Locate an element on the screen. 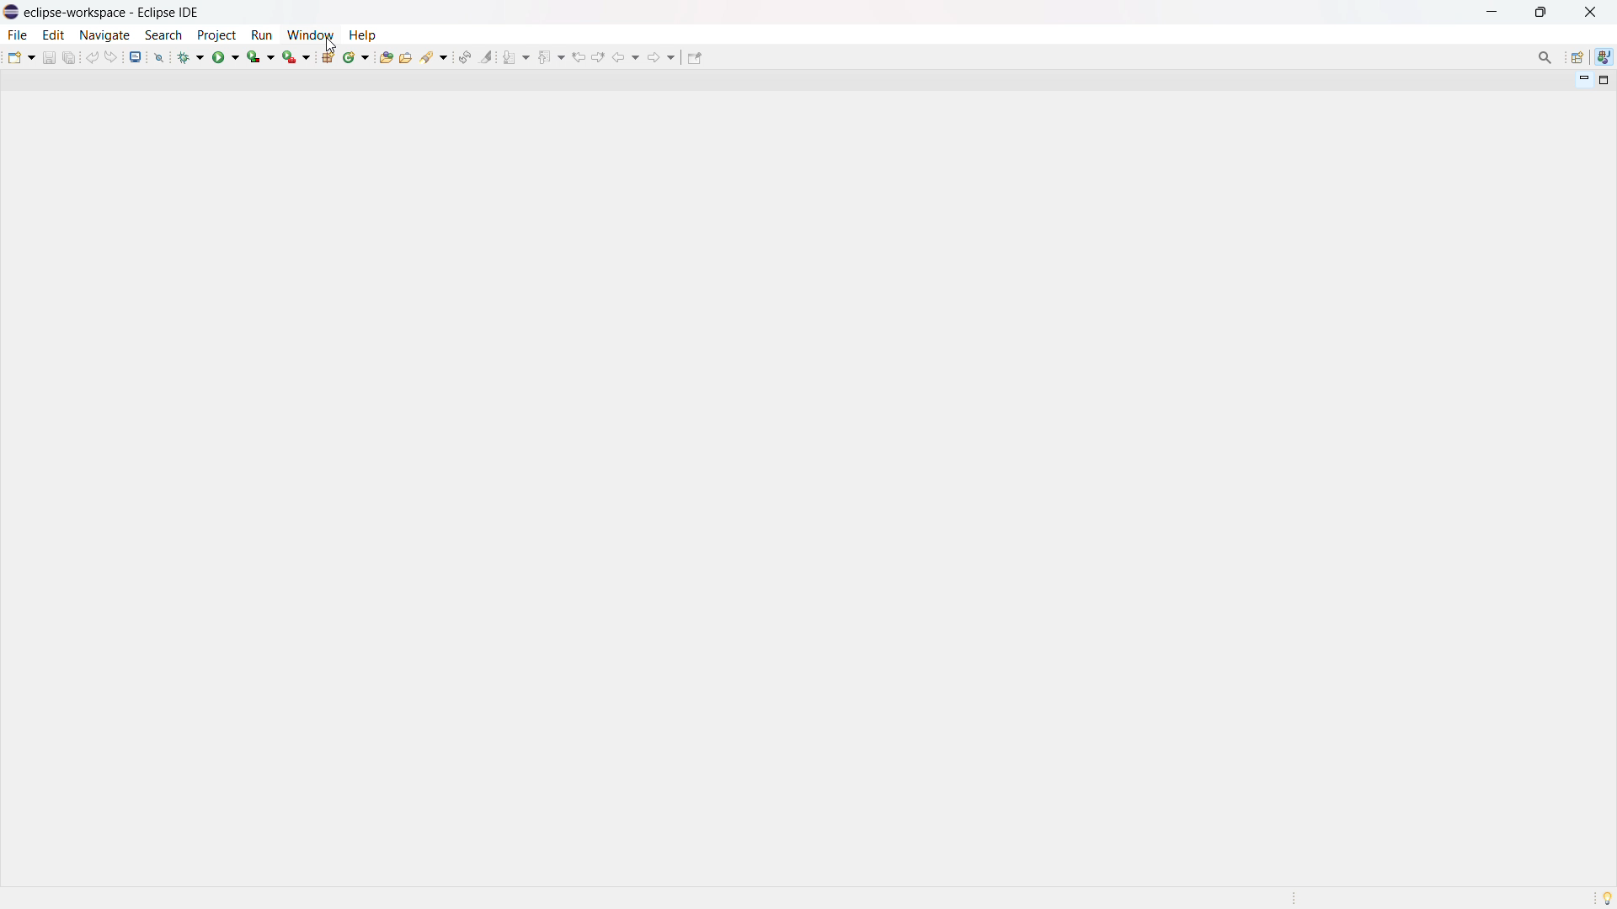 The height and width of the screenshot is (909, 1617). open perspective is located at coordinates (1576, 58).